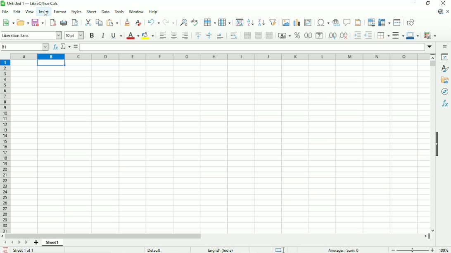 The height and width of the screenshot is (253, 451). I want to click on Align bottom, so click(221, 35).